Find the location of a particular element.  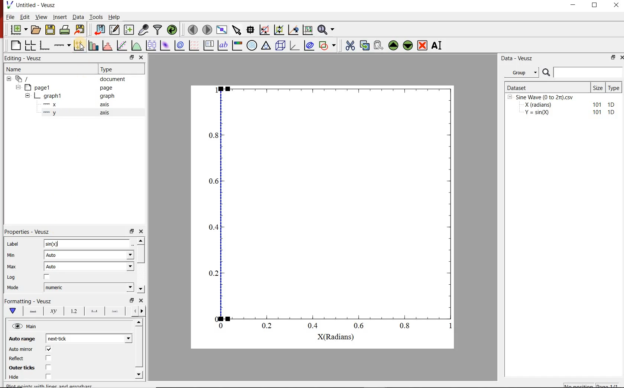

Search is located at coordinates (583, 72).